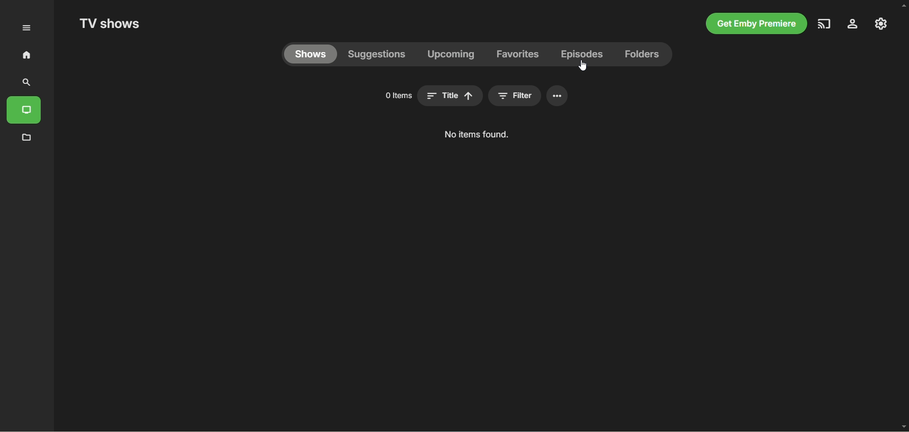 This screenshot has width=909, height=432. I want to click on home, so click(27, 54).